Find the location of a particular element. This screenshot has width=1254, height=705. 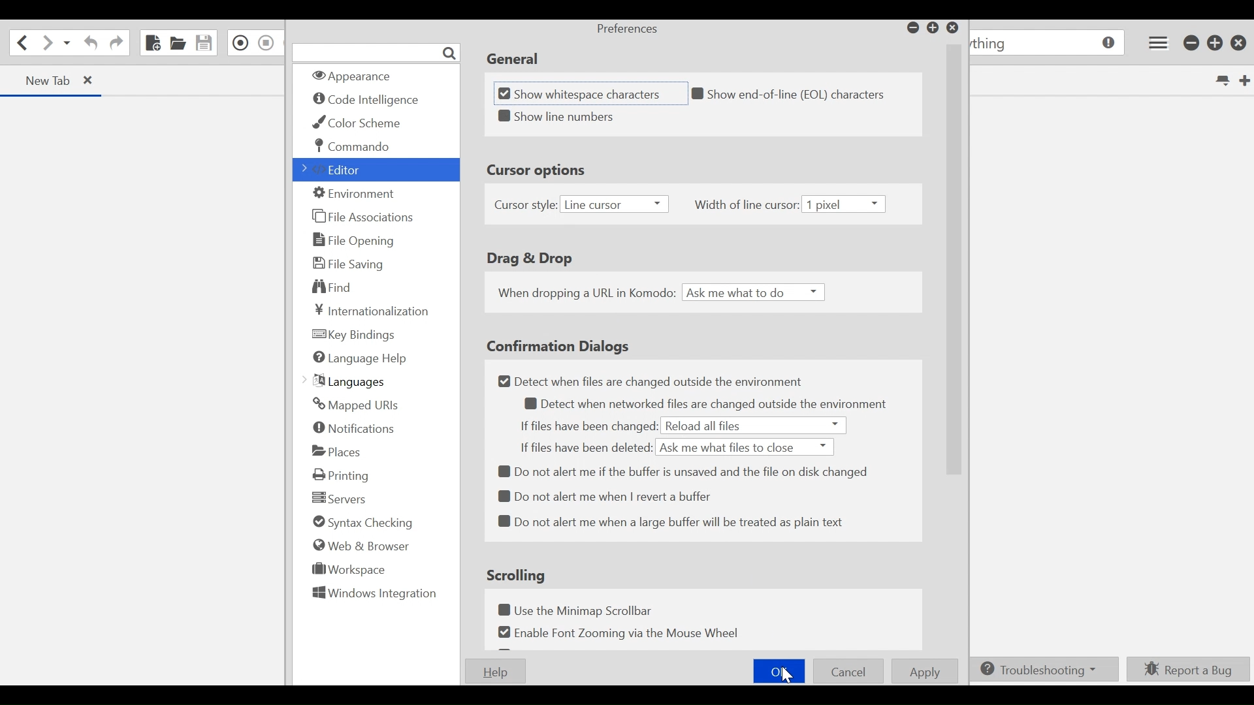

Syntax checking is located at coordinates (360, 522).